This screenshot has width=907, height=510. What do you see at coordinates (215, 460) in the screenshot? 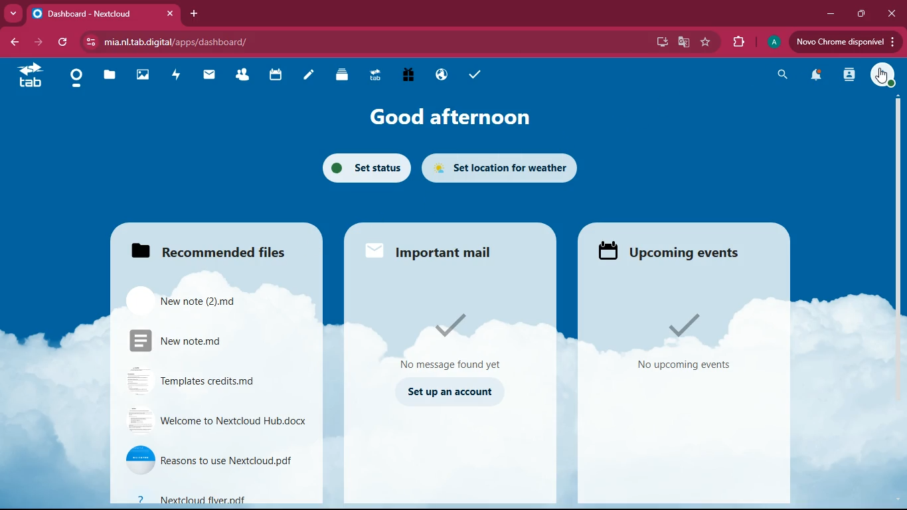
I see `file` at bounding box center [215, 460].